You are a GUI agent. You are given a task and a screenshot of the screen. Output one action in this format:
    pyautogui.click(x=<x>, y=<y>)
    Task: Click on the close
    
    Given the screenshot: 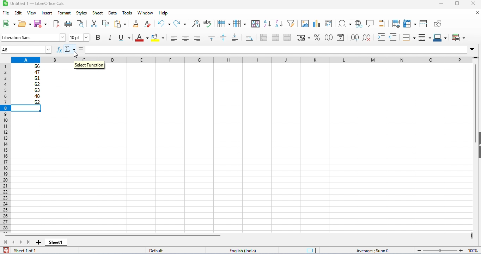 What is the action you would take?
    pyautogui.click(x=474, y=4)
    